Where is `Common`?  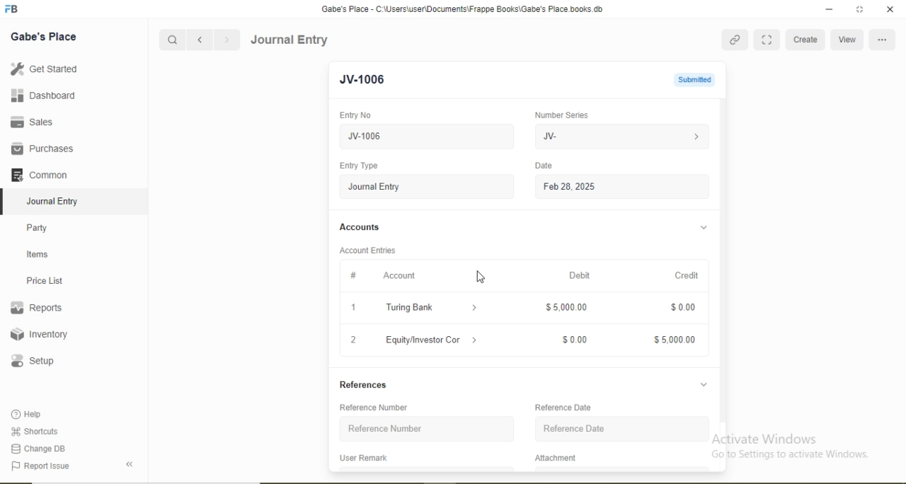 Common is located at coordinates (38, 174).